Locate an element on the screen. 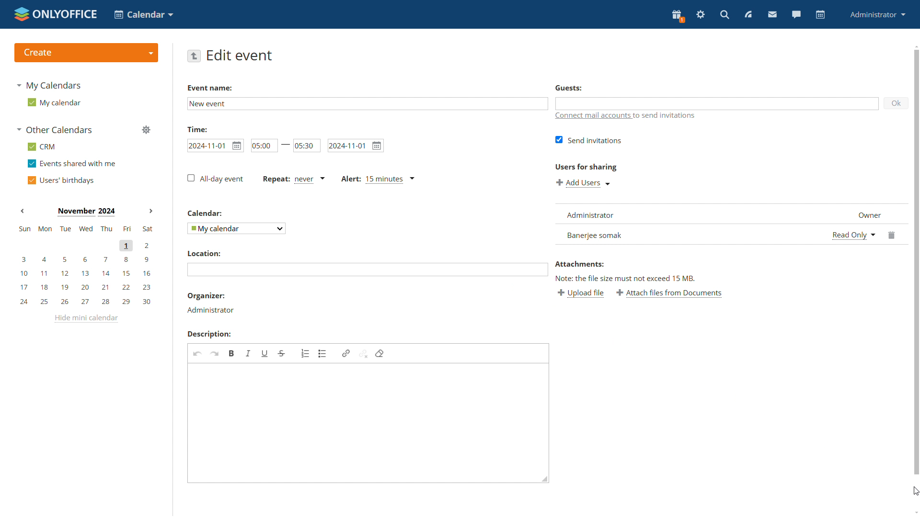 The height and width of the screenshot is (517, 920). other calendars is located at coordinates (55, 130).